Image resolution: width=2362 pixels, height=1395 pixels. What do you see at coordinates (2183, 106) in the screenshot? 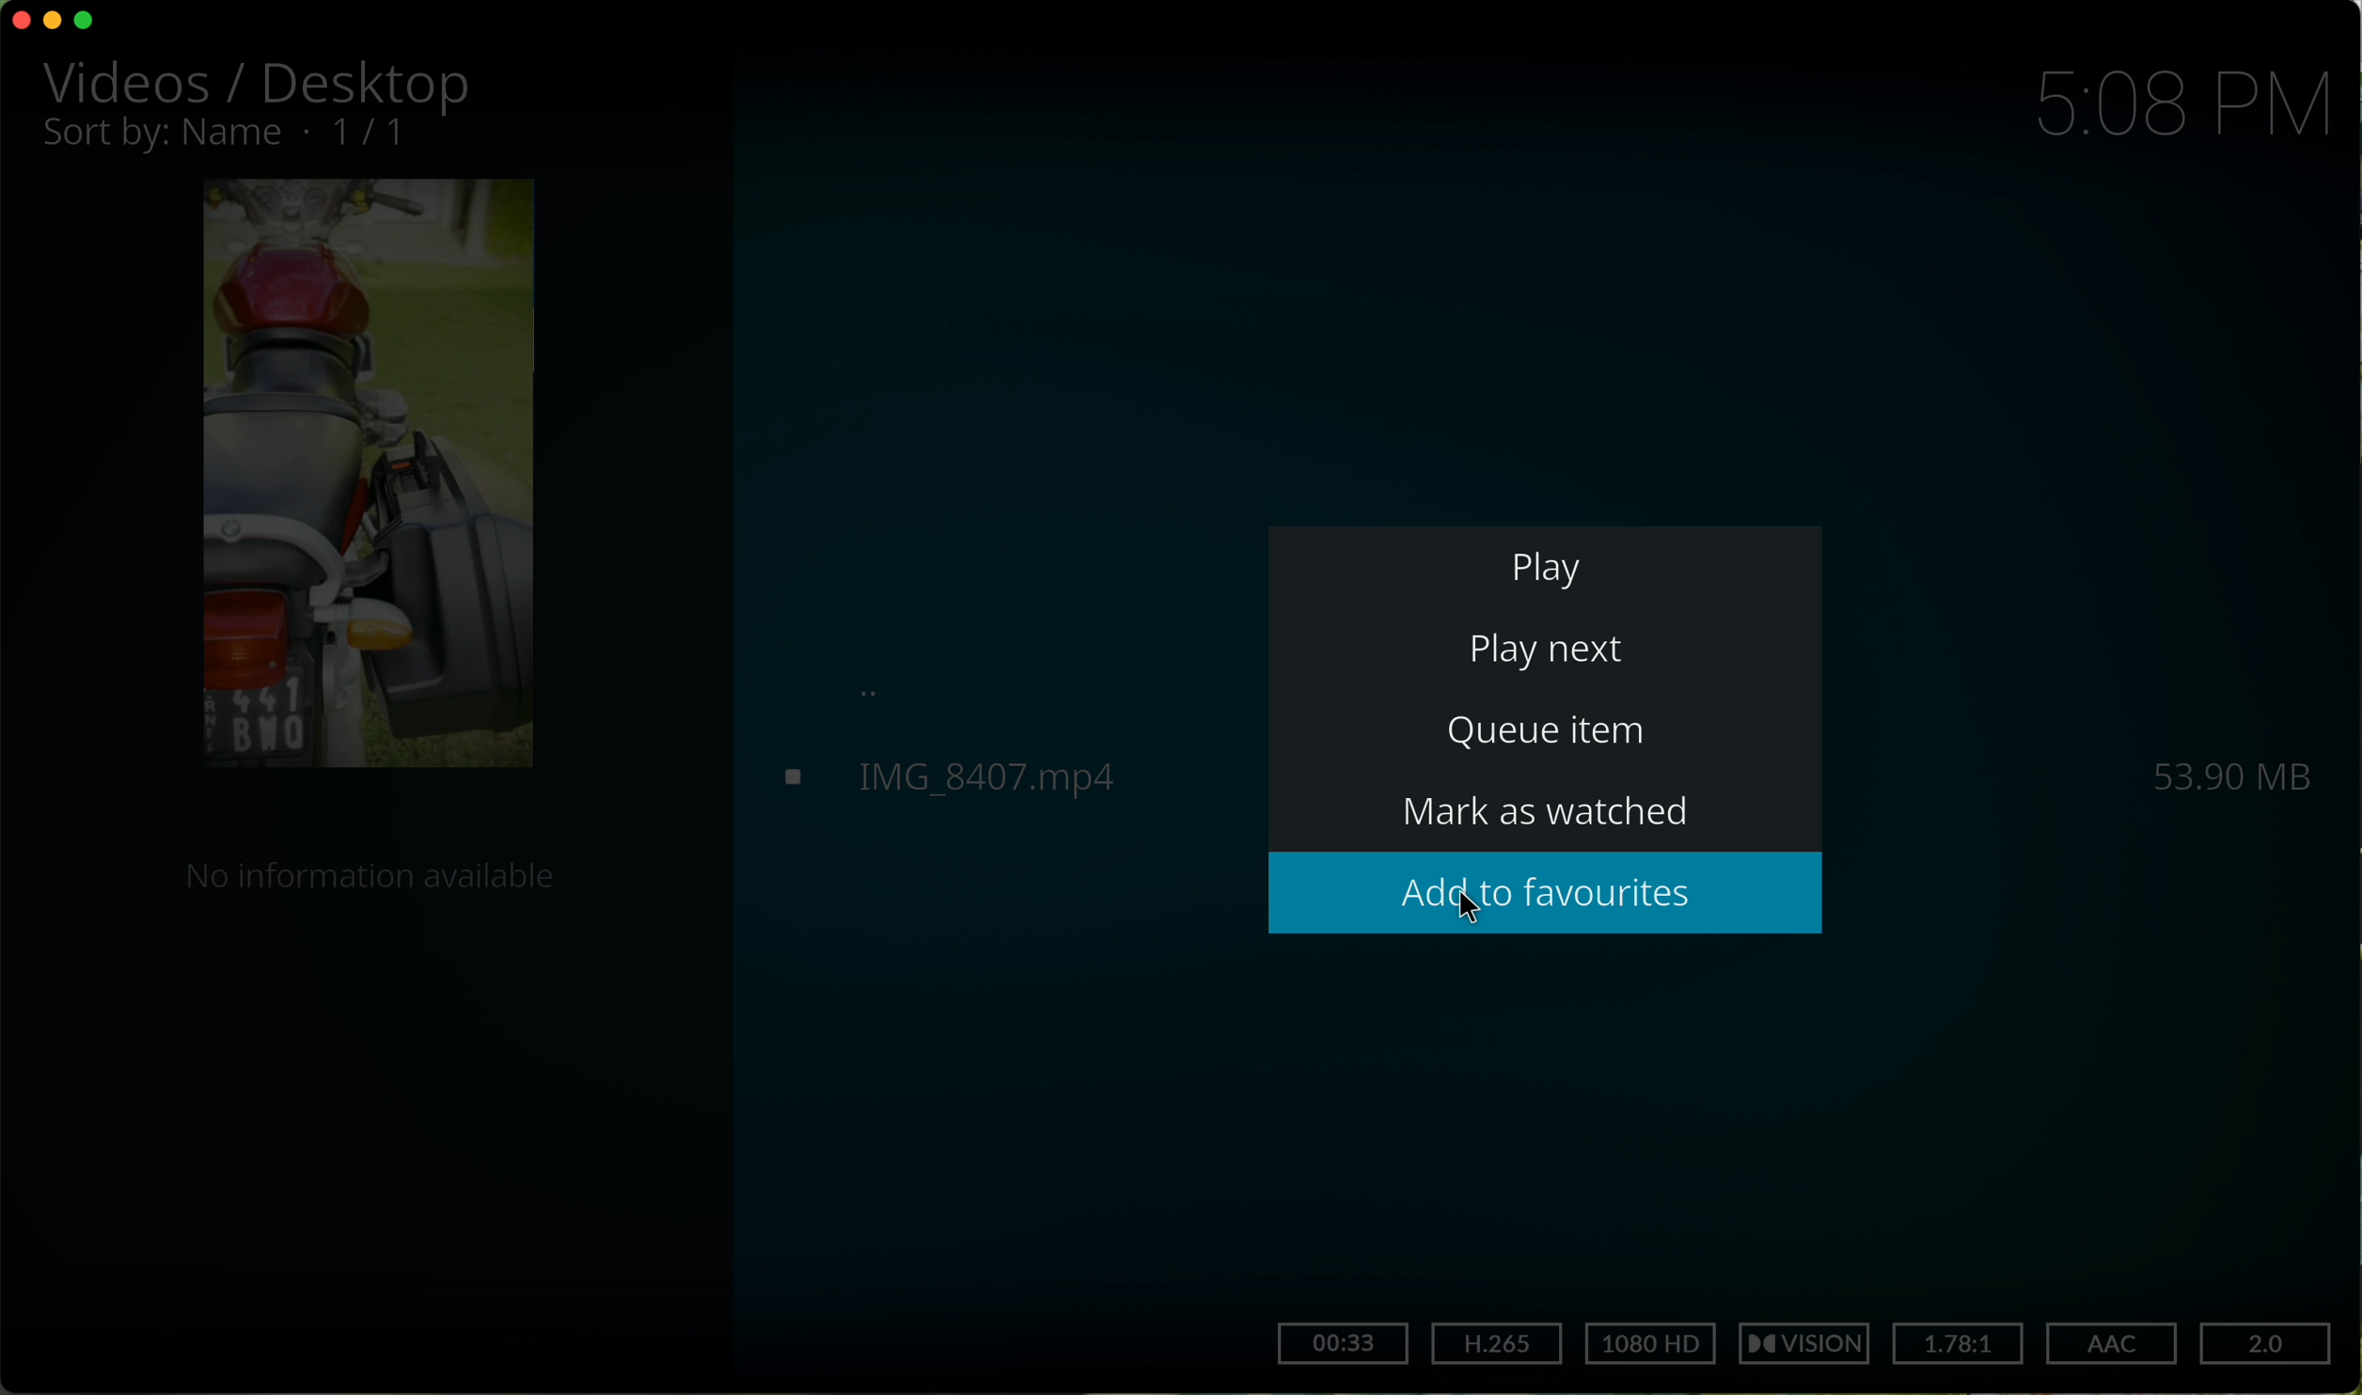
I see `5:08 PM` at bounding box center [2183, 106].